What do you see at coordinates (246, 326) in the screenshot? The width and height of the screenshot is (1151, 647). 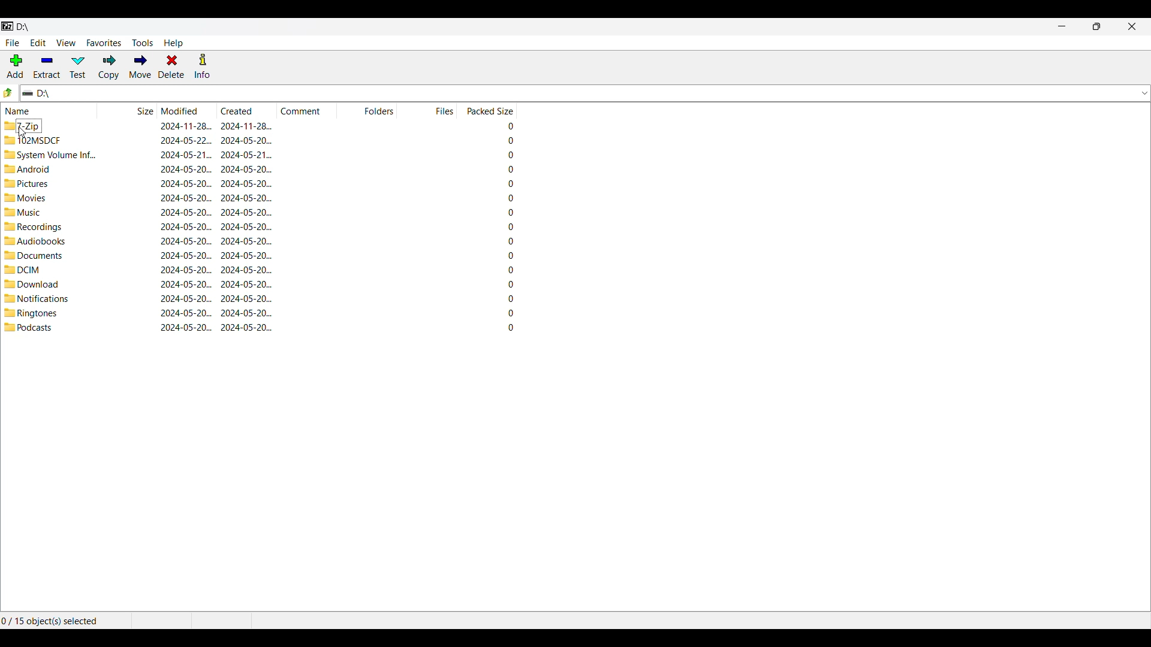 I see `created date & time` at bounding box center [246, 326].